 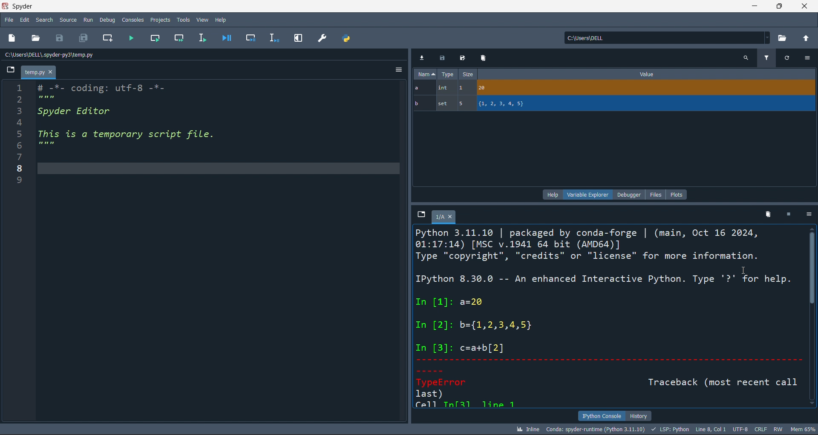 What do you see at coordinates (631, 194) in the screenshot?
I see `debugger` at bounding box center [631, 194].